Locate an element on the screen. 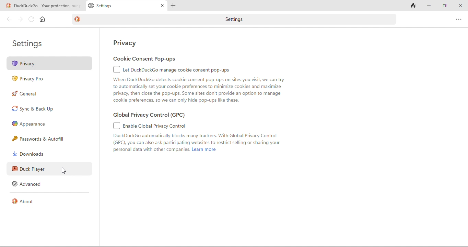 This screenshot has width=468, height=247. DuckDuckGo - Your protection is located at coordinates (45, 6).